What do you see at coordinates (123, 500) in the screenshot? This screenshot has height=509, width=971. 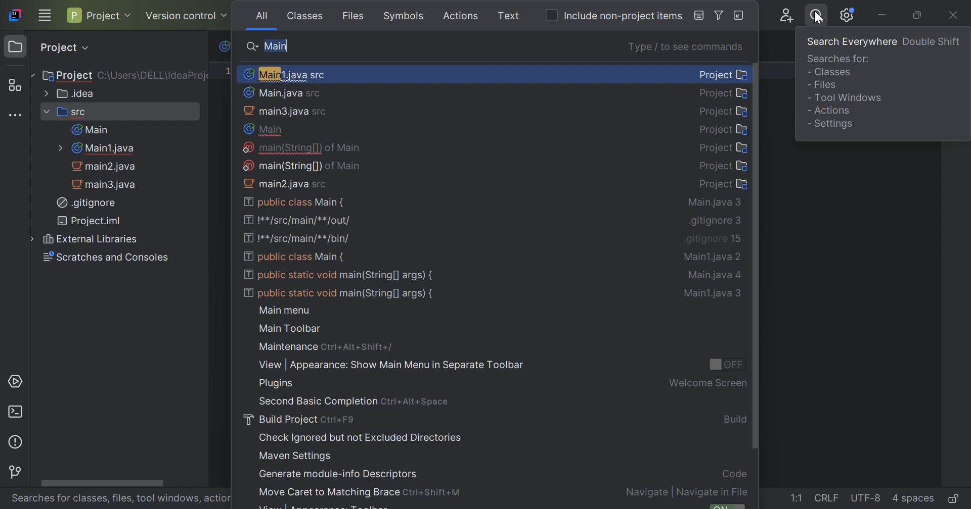 I see `Searches for classes file, tool windows, action and preferences` at bounding box center [123, 500].